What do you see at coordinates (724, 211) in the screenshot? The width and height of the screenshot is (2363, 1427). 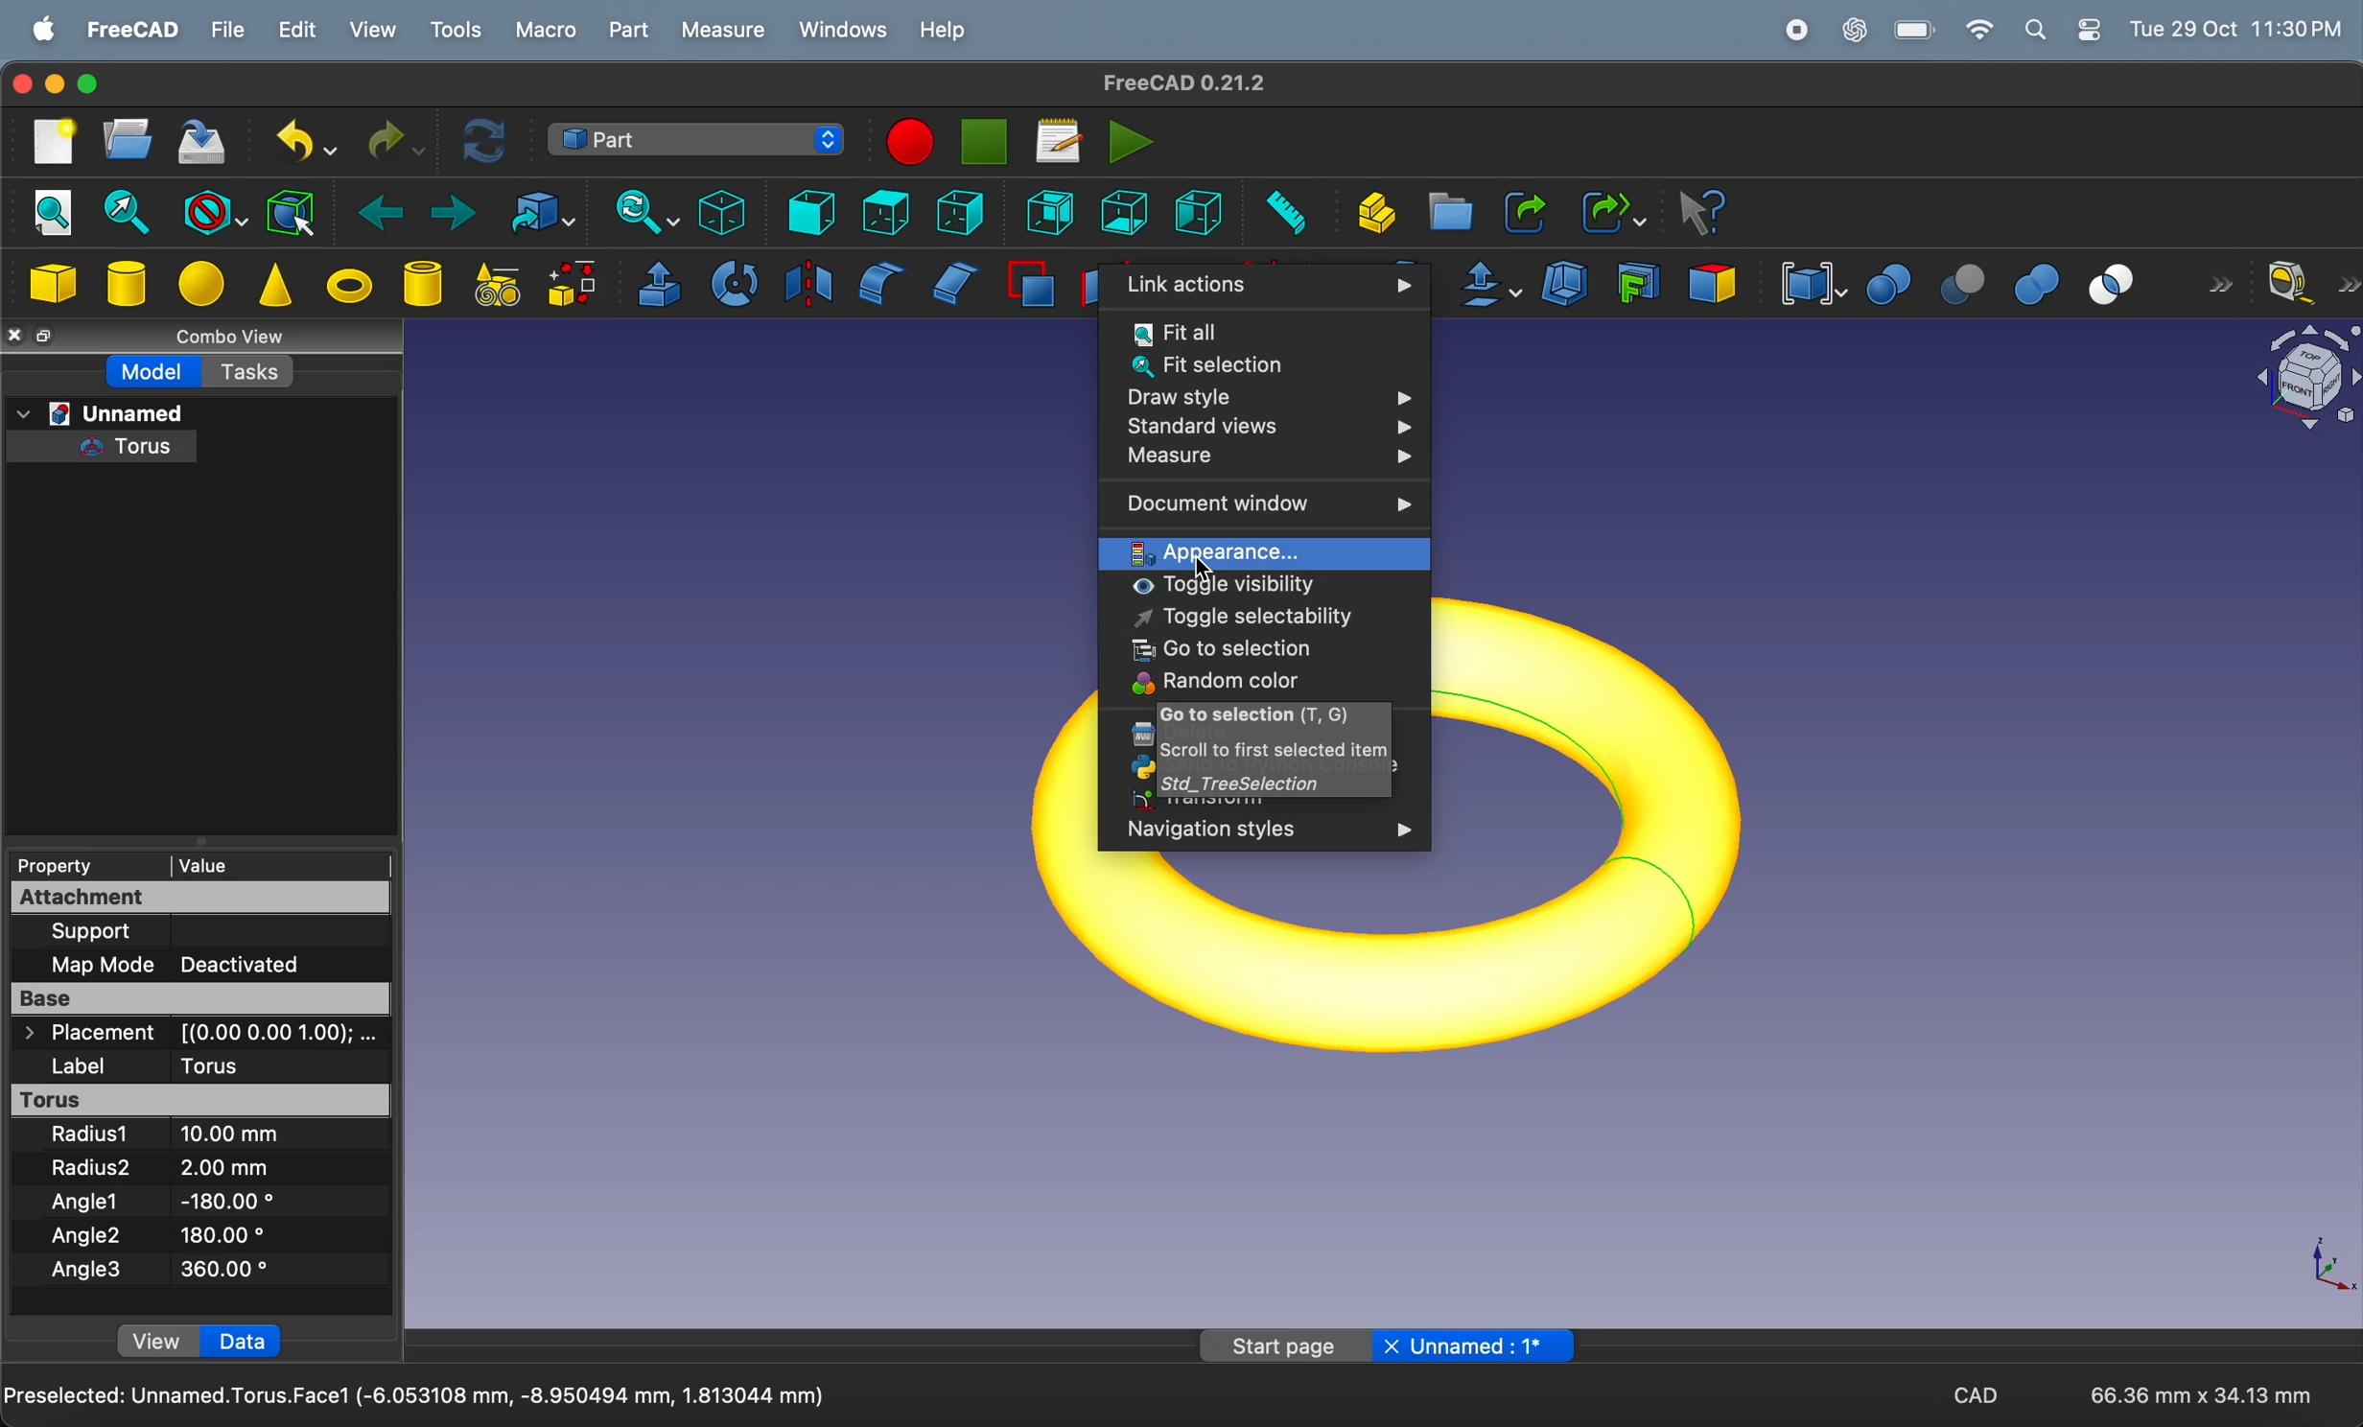 I see `isometric view` at bounding box center [724, 211].